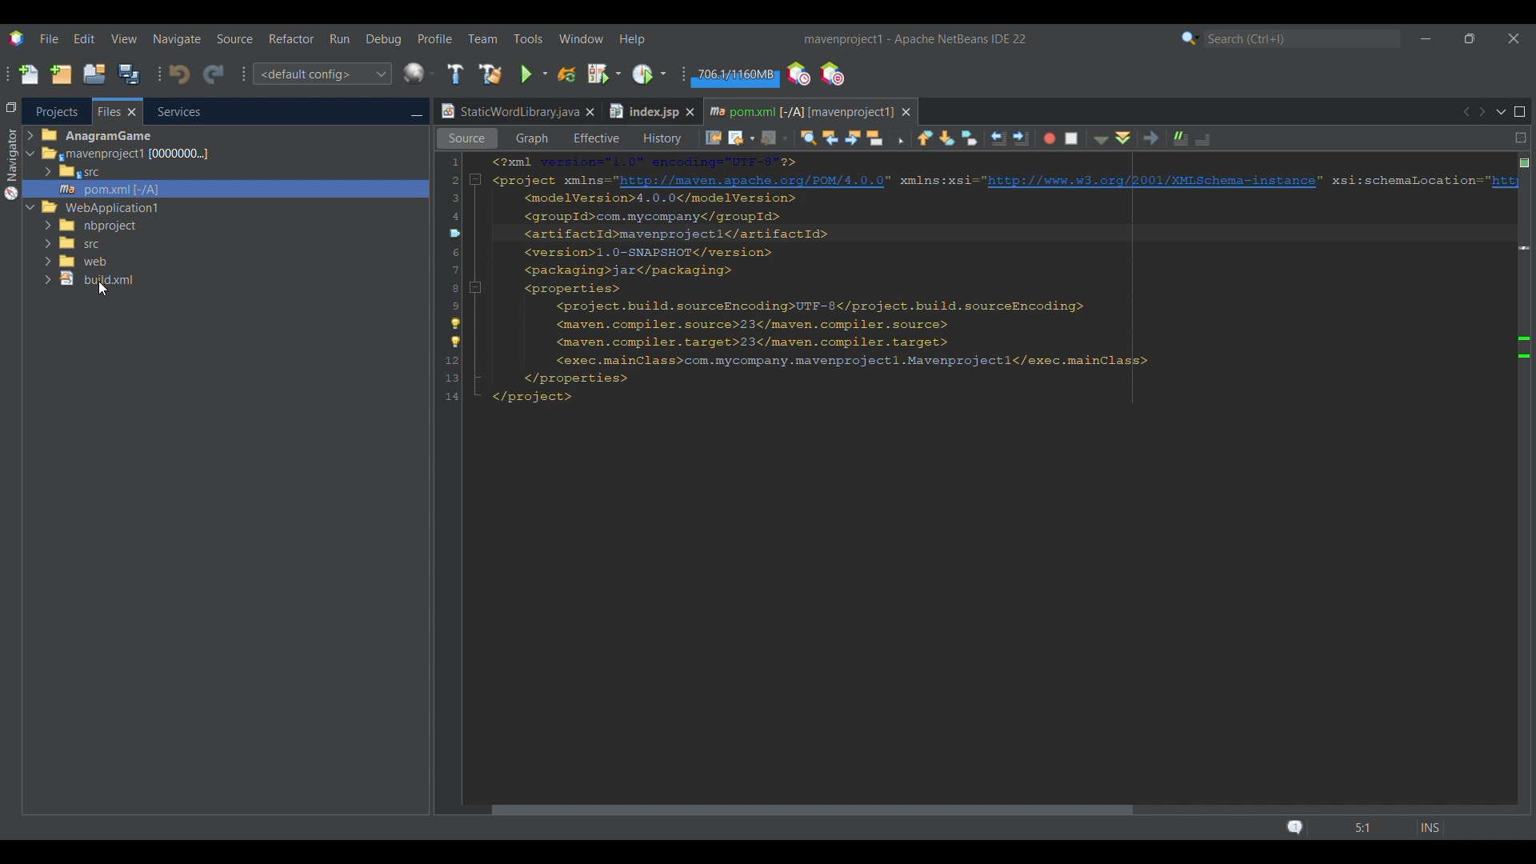  Describe the element at coordinates (1470, 38) in the screenshot. I see `Show in smaller tab` at that location.